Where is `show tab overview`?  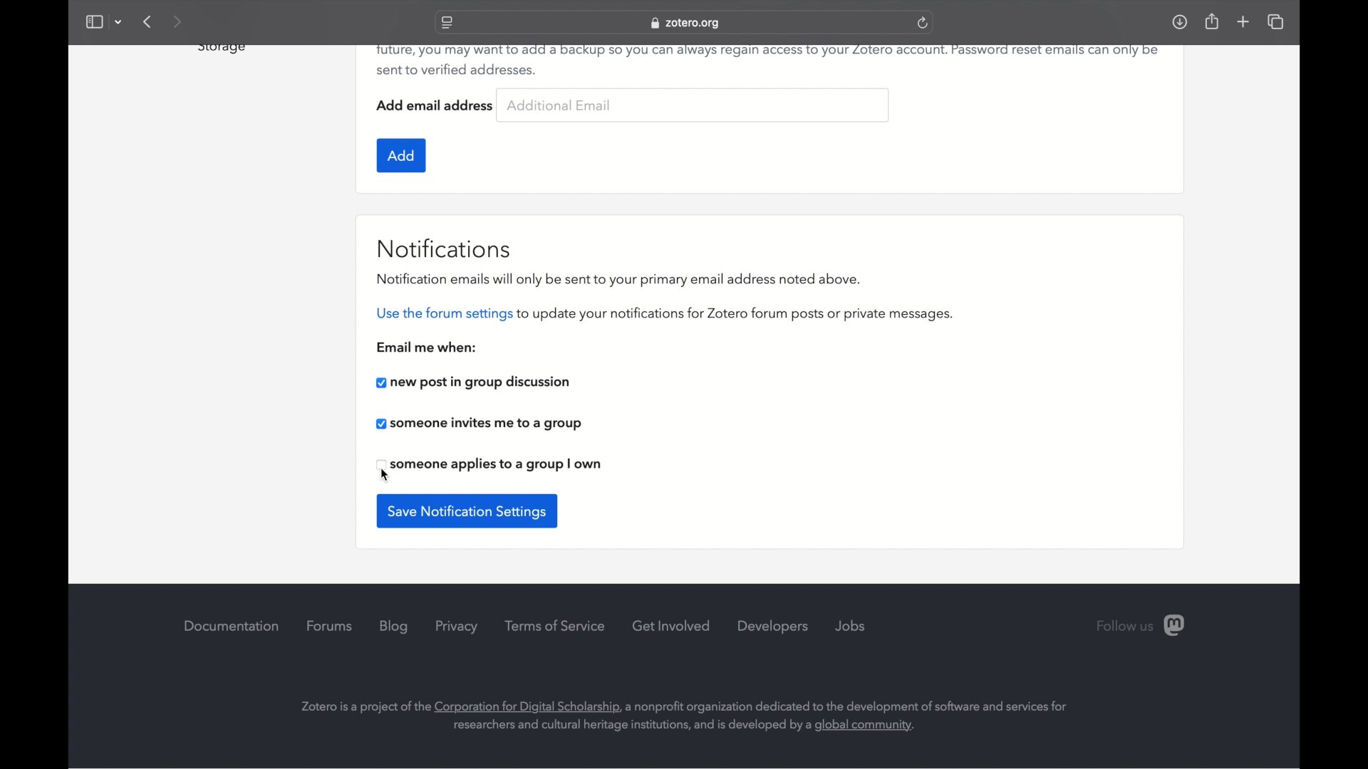
show tab overview is located at coordinates (1277, 23).